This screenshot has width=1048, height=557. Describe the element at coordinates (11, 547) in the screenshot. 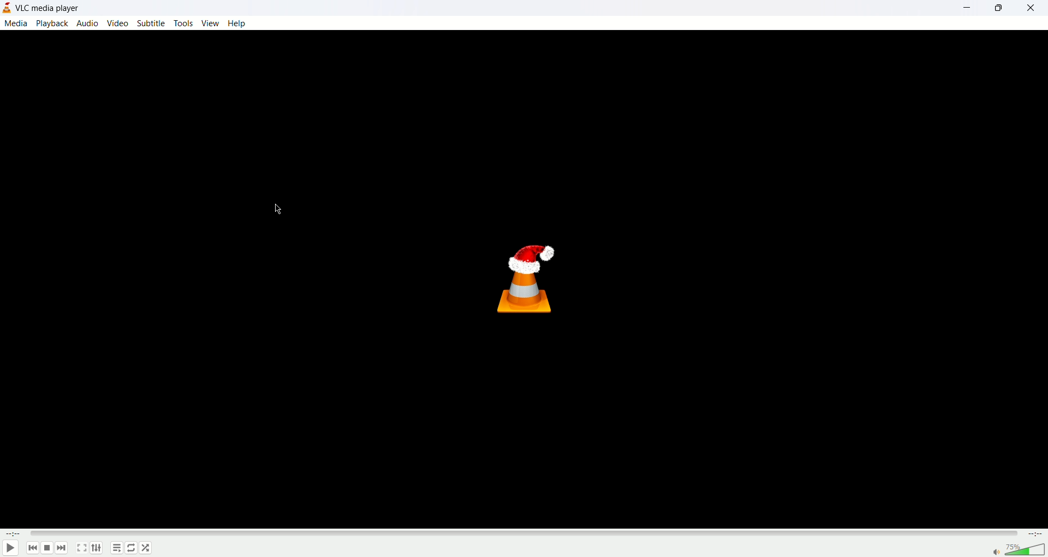

I see `play` at that location.